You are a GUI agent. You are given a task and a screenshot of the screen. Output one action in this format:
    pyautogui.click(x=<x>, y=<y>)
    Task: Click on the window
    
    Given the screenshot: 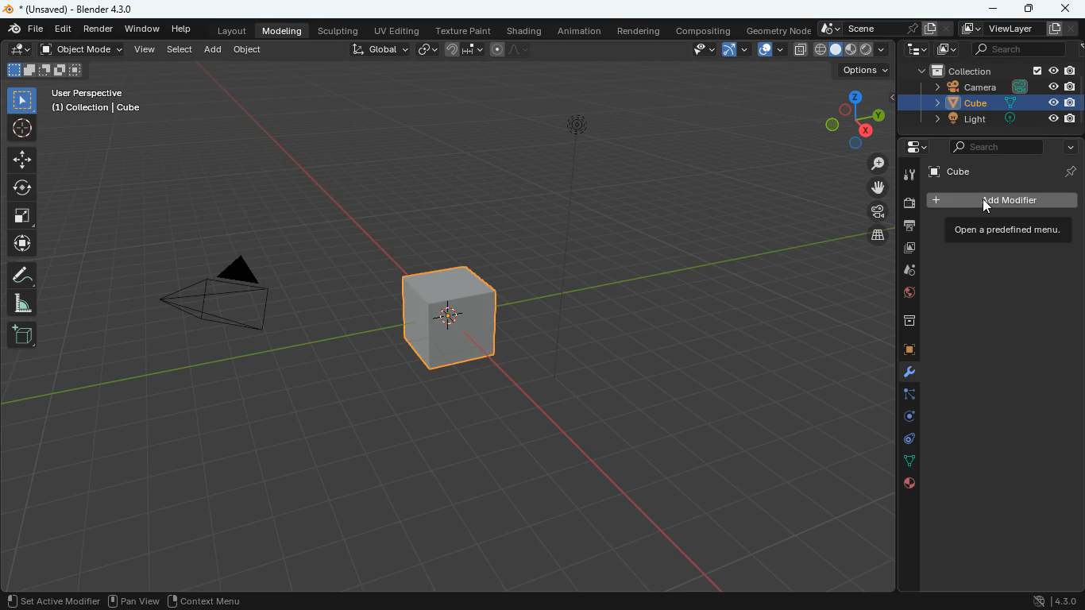 What is the action you would take?
    pyautogui.click(x=144, y=29)
    